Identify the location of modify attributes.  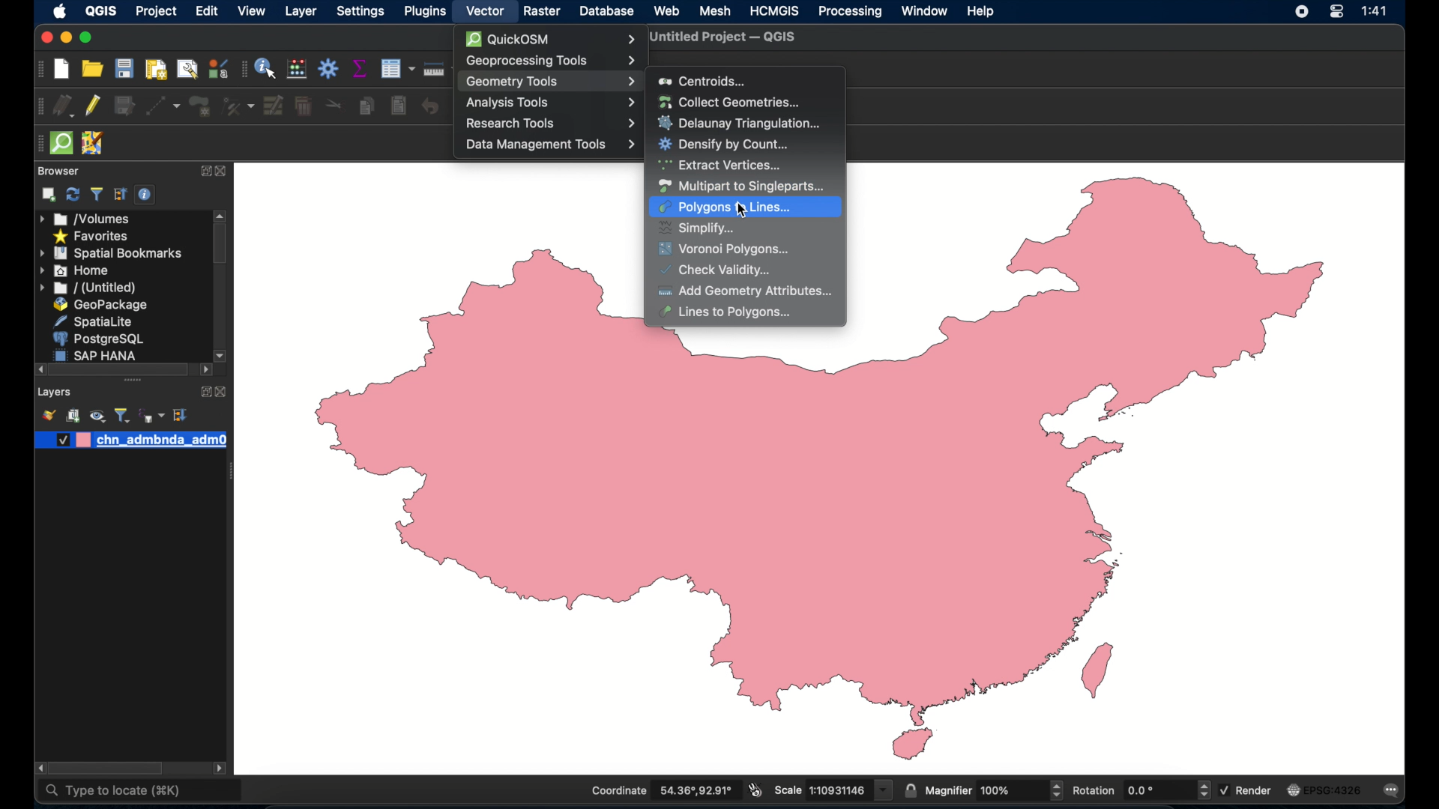
(396, 68).